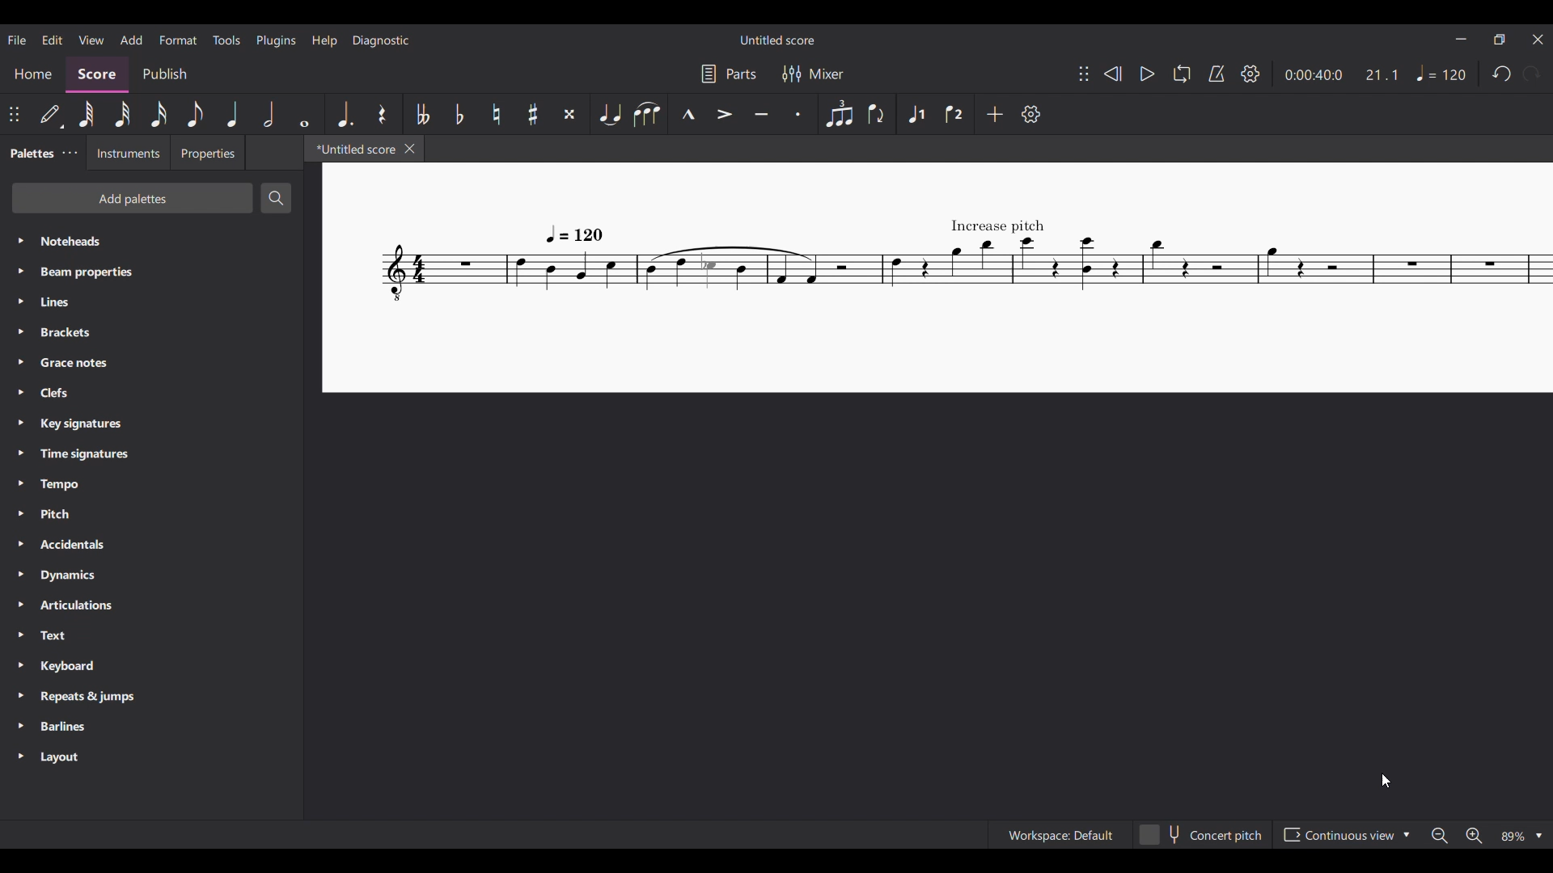 The image size is (1553, 873). Describe the element at coordinates (916, 114) in the screenshot. I see `Voice 1` at that location.